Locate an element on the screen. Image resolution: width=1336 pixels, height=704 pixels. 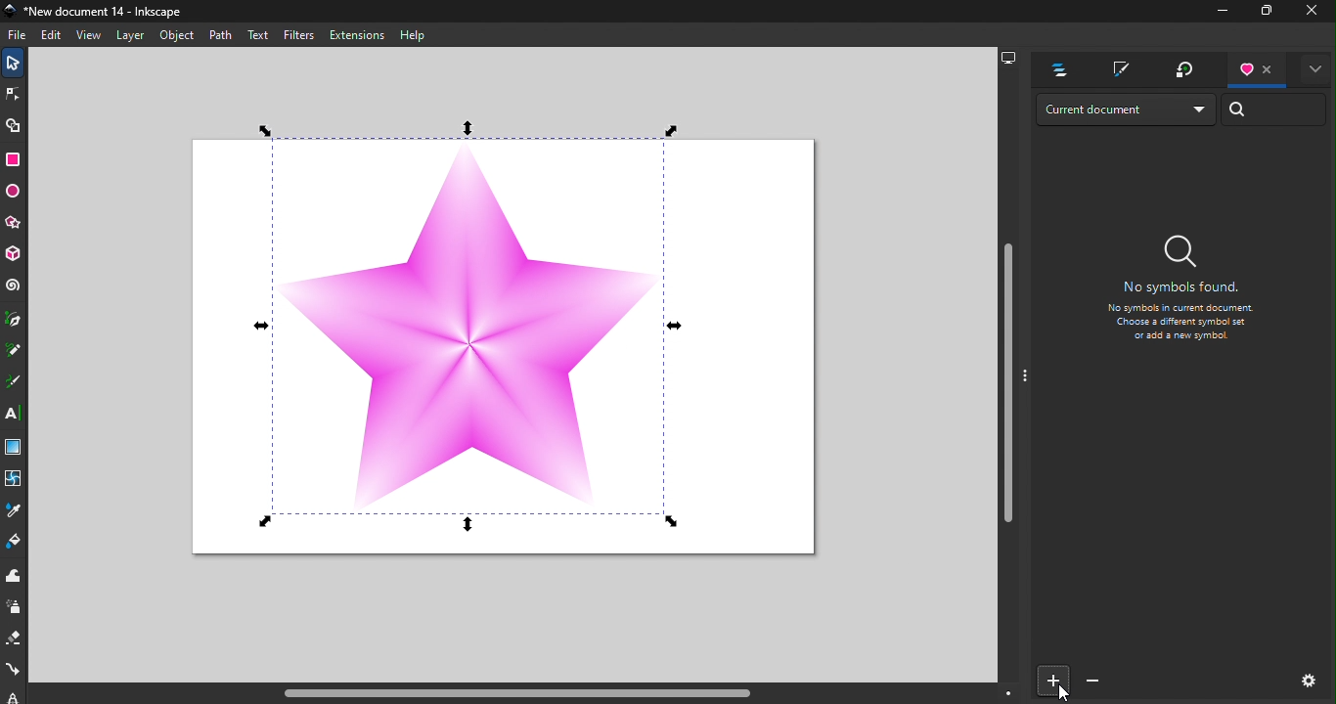
Fill and stroke is located at coordinates (1118, 71).